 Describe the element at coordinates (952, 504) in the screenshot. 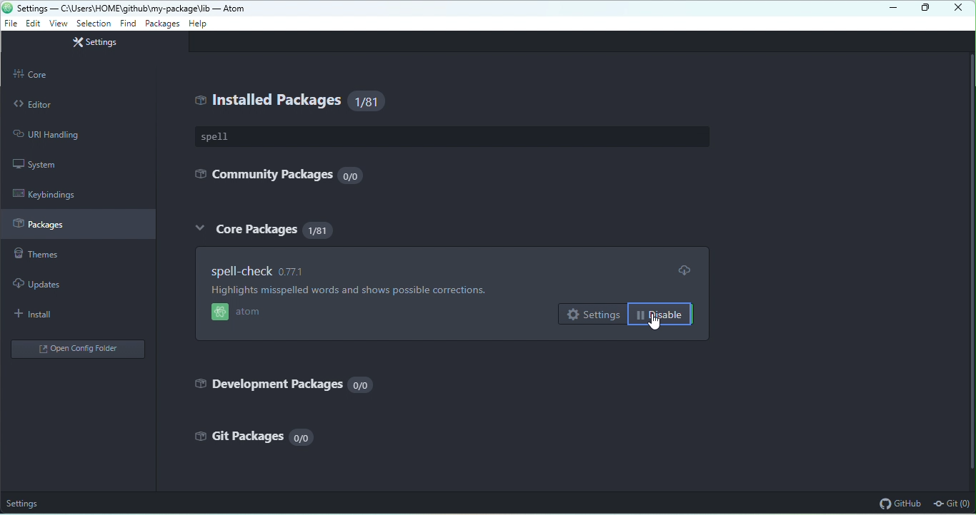

I see `git` at that location.